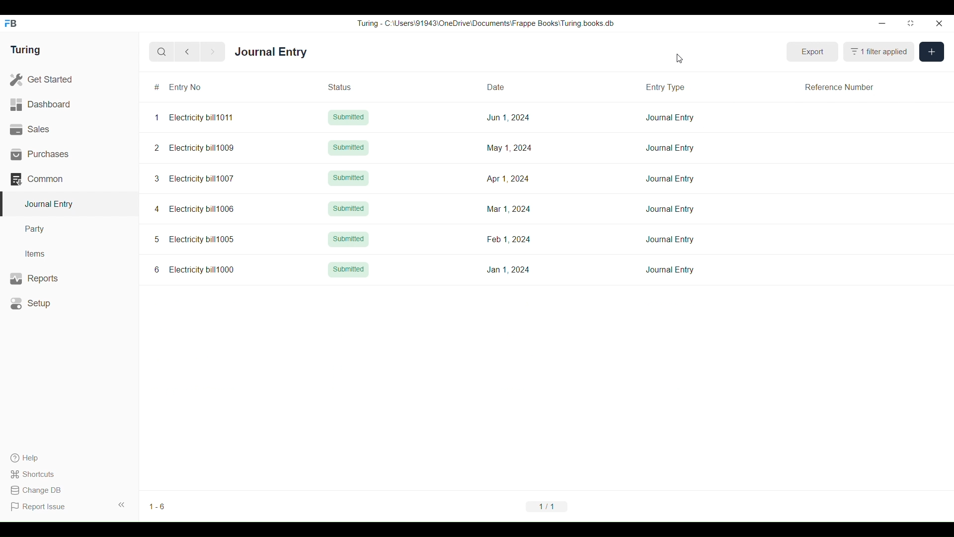 This screenshot has width=954, height=537. I want to click on 1/1, so click(547, 506).